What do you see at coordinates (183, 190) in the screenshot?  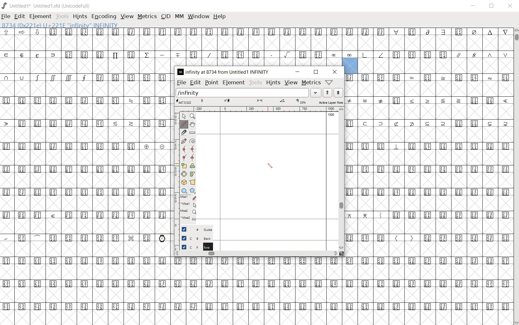 I see `rectangle or ellipse` at bounding box center [183, 190].